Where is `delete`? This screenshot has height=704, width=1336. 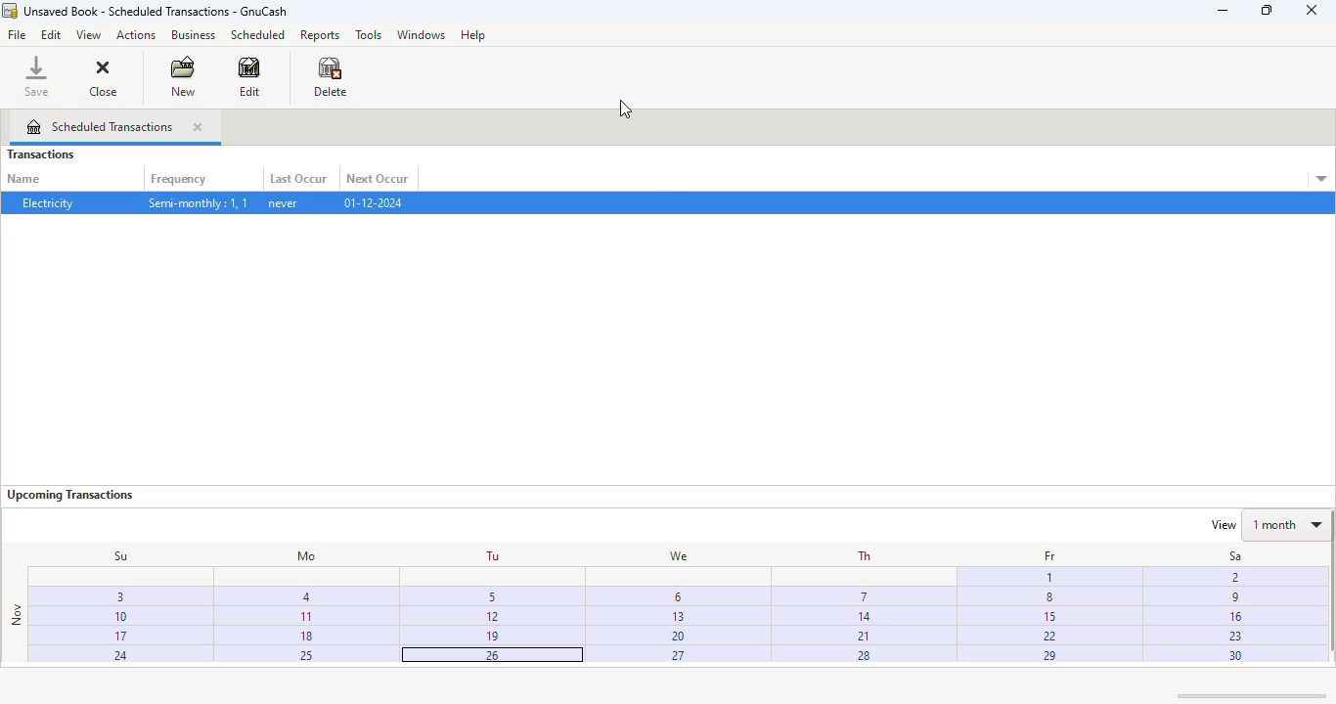
delete is located at coordinates (332, 76).